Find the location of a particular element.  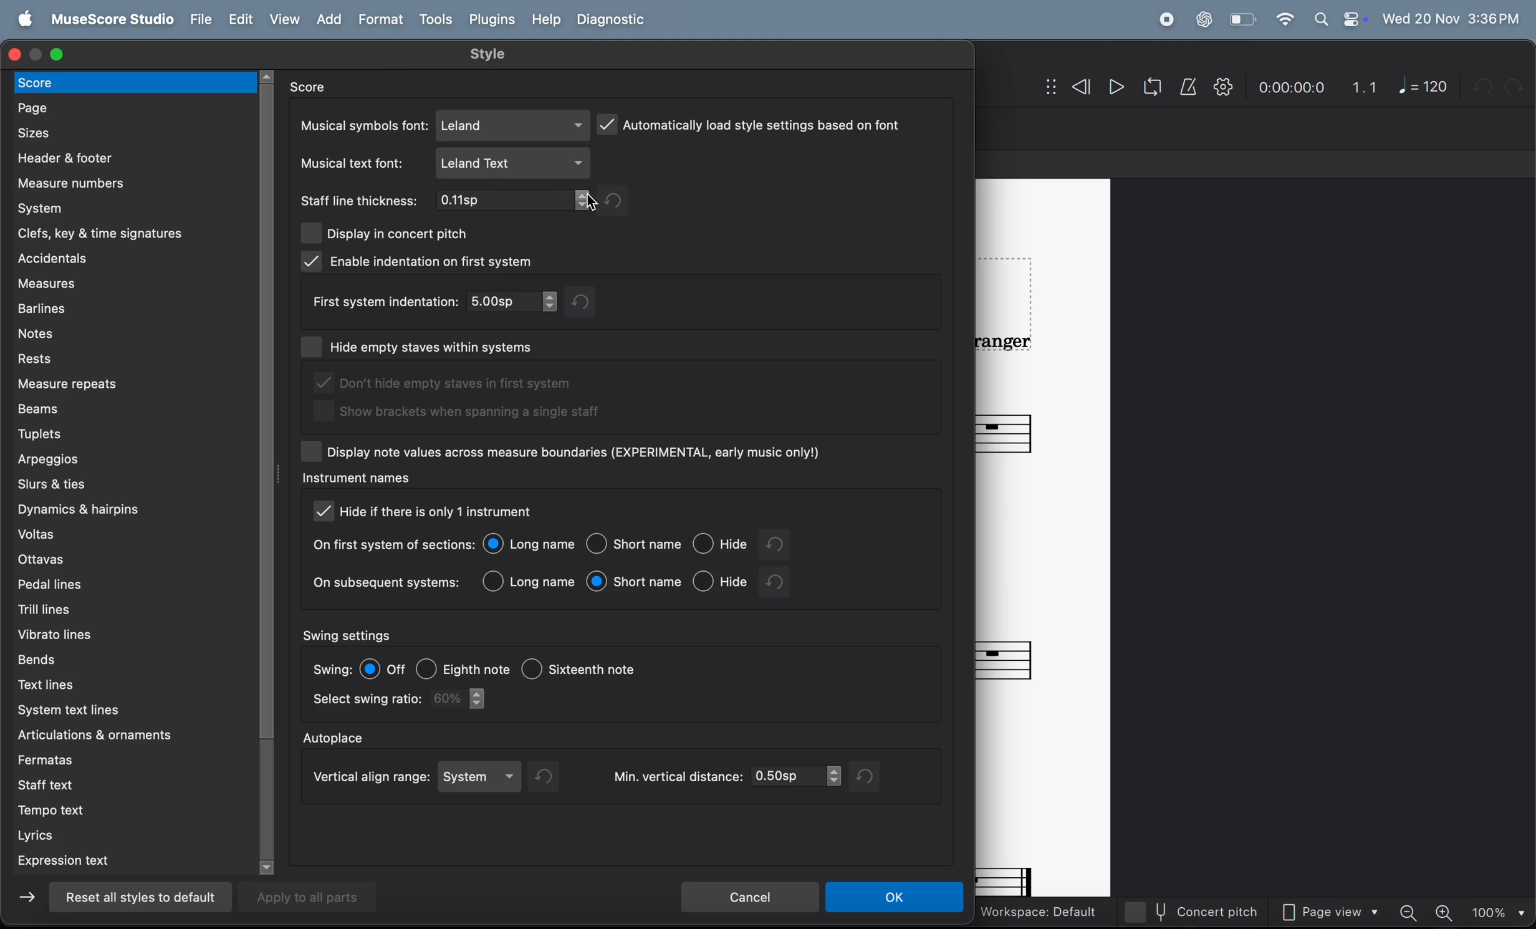

time frame is located at coordinates (1290, 89).